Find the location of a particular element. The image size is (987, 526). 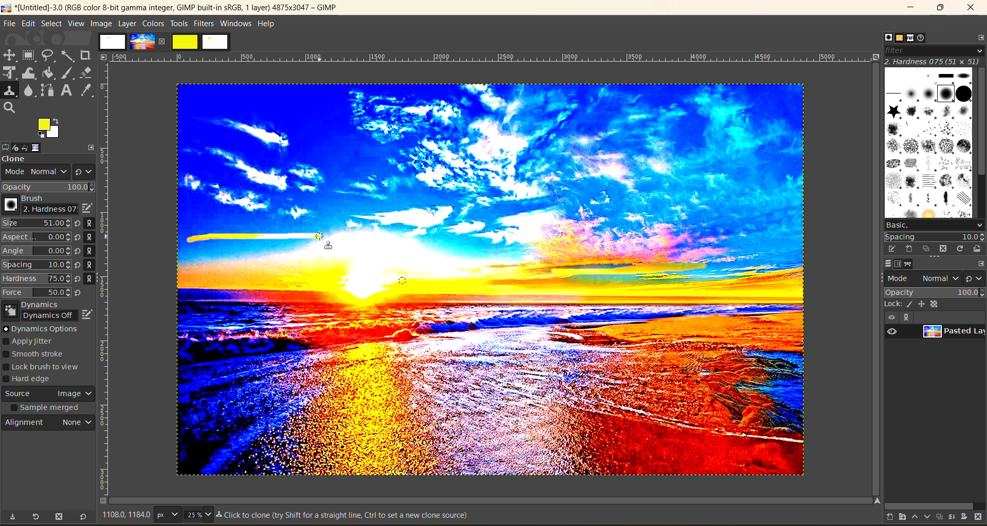

clone is located at coordinates (23, 160).